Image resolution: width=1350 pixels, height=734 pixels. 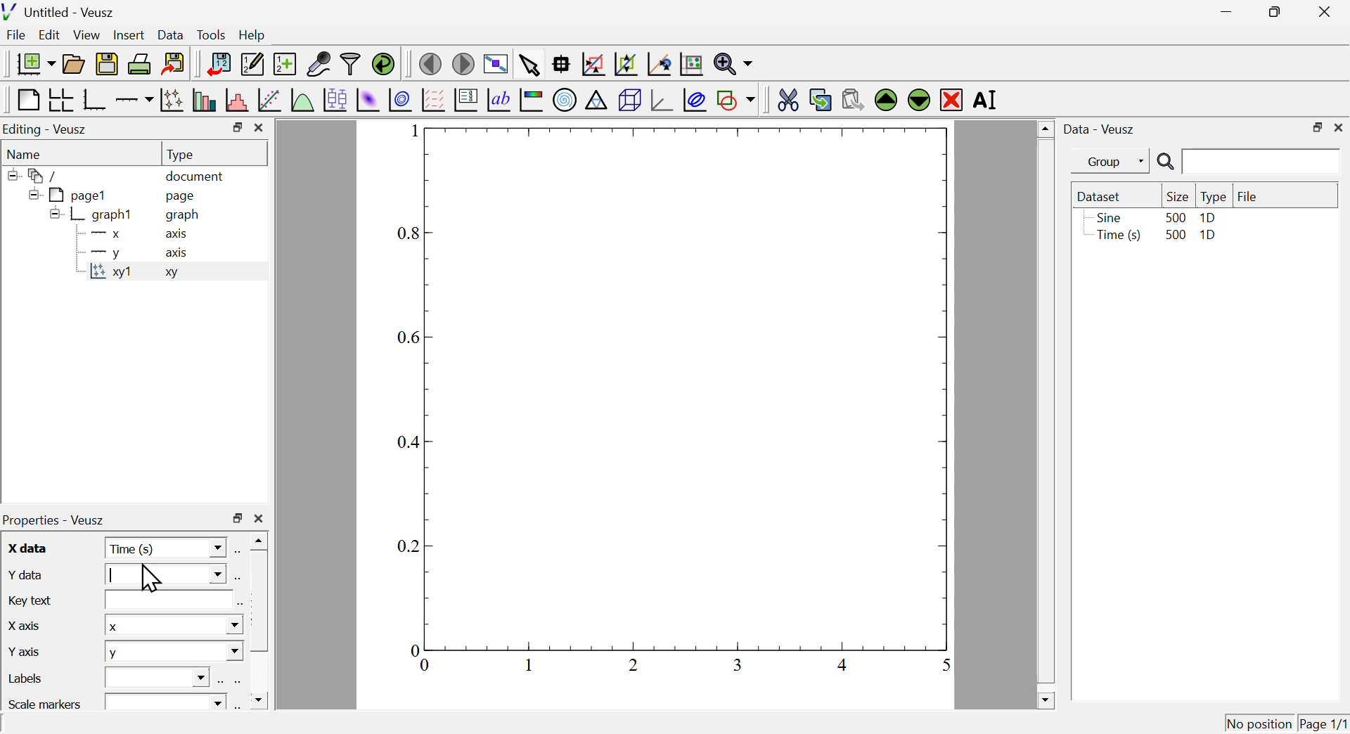 I want to click on move to the next page, so click(x=465, y=63).